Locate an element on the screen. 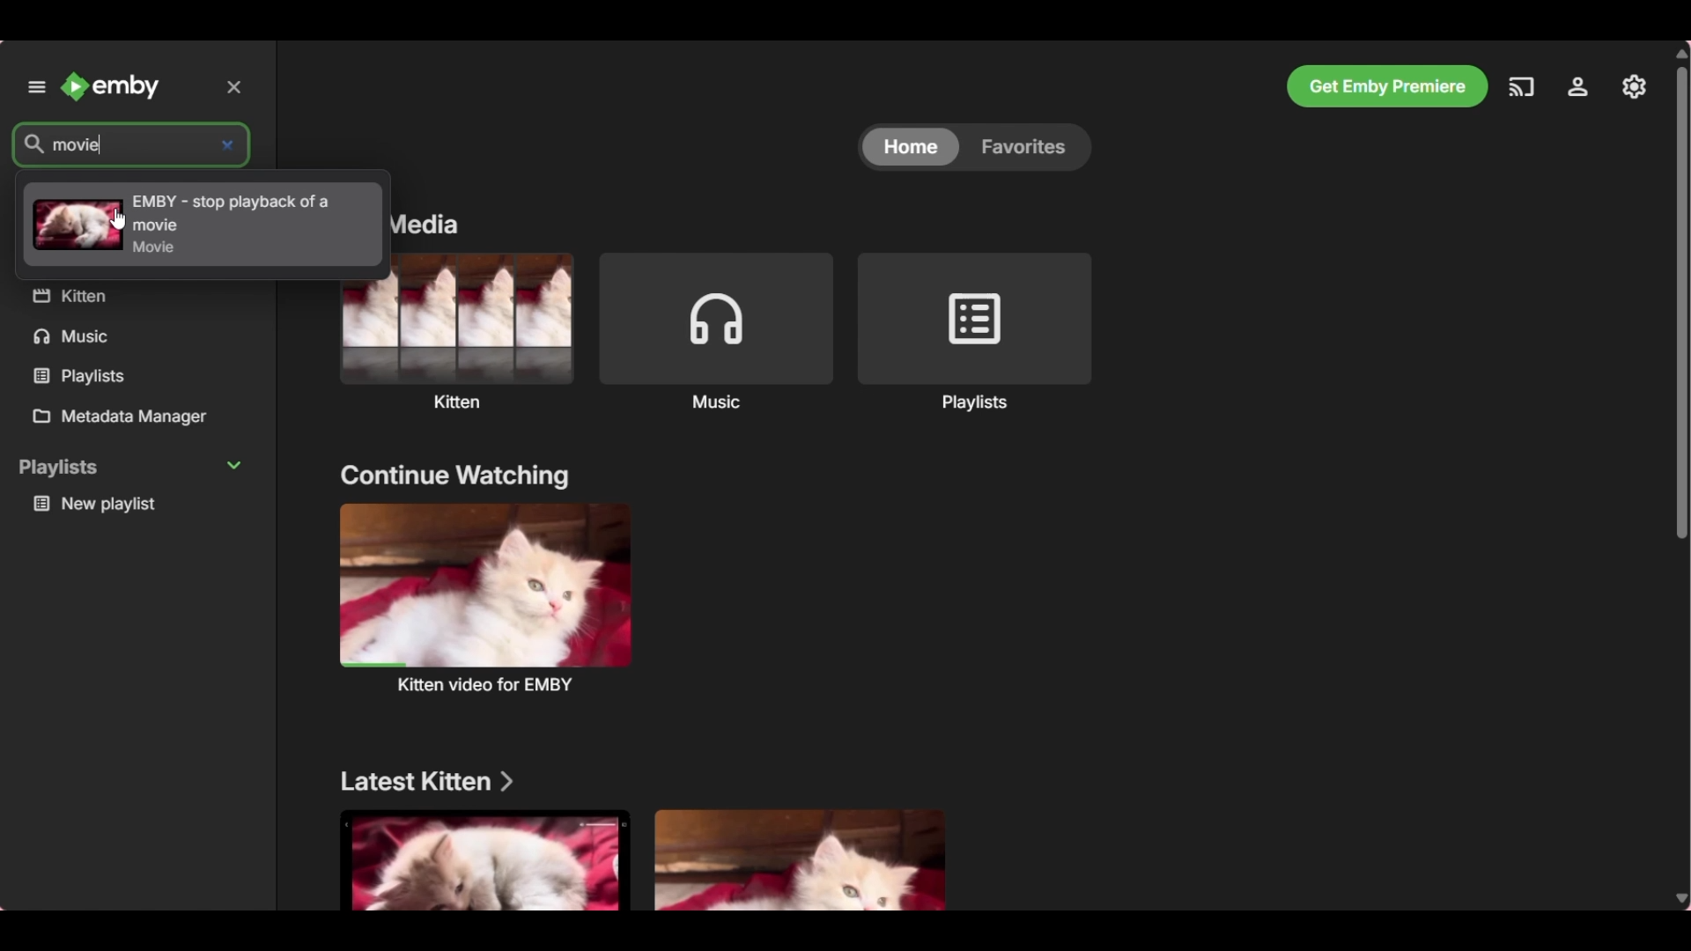  Kitten is located at coordinates (457, 331).